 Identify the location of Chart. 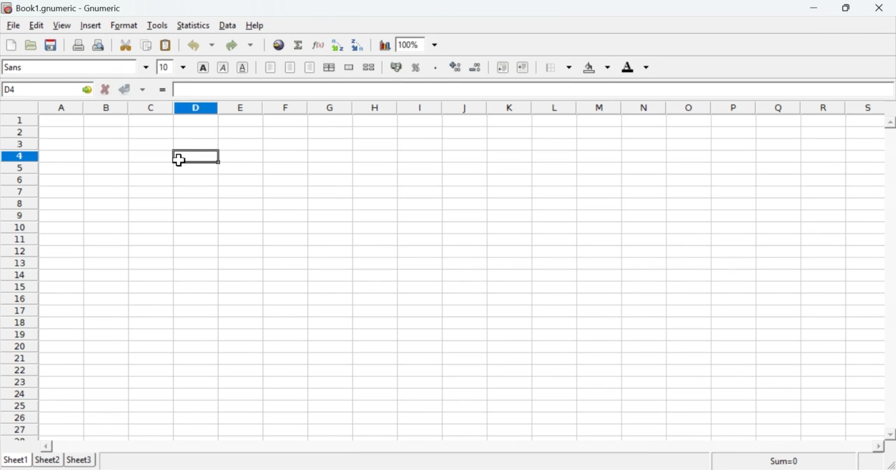
(386, 45).